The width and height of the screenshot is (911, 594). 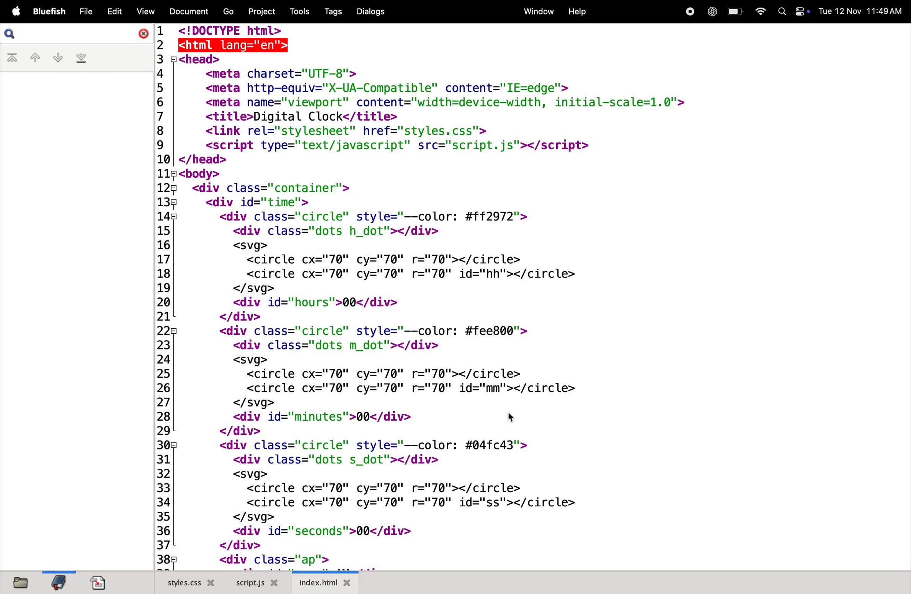 What do you see at coordinates (262, 12) in the screenshot?
I see `projects` at bounding box center [262, 12].